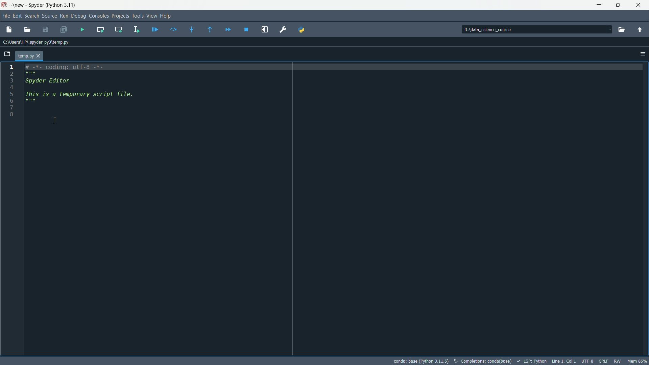 Image resolution: width=649 pixels, height=365 pixels. What do you see at coordinates (6, 16) in the screenshot?
I see `file menu` at bounding box center [6, 16].